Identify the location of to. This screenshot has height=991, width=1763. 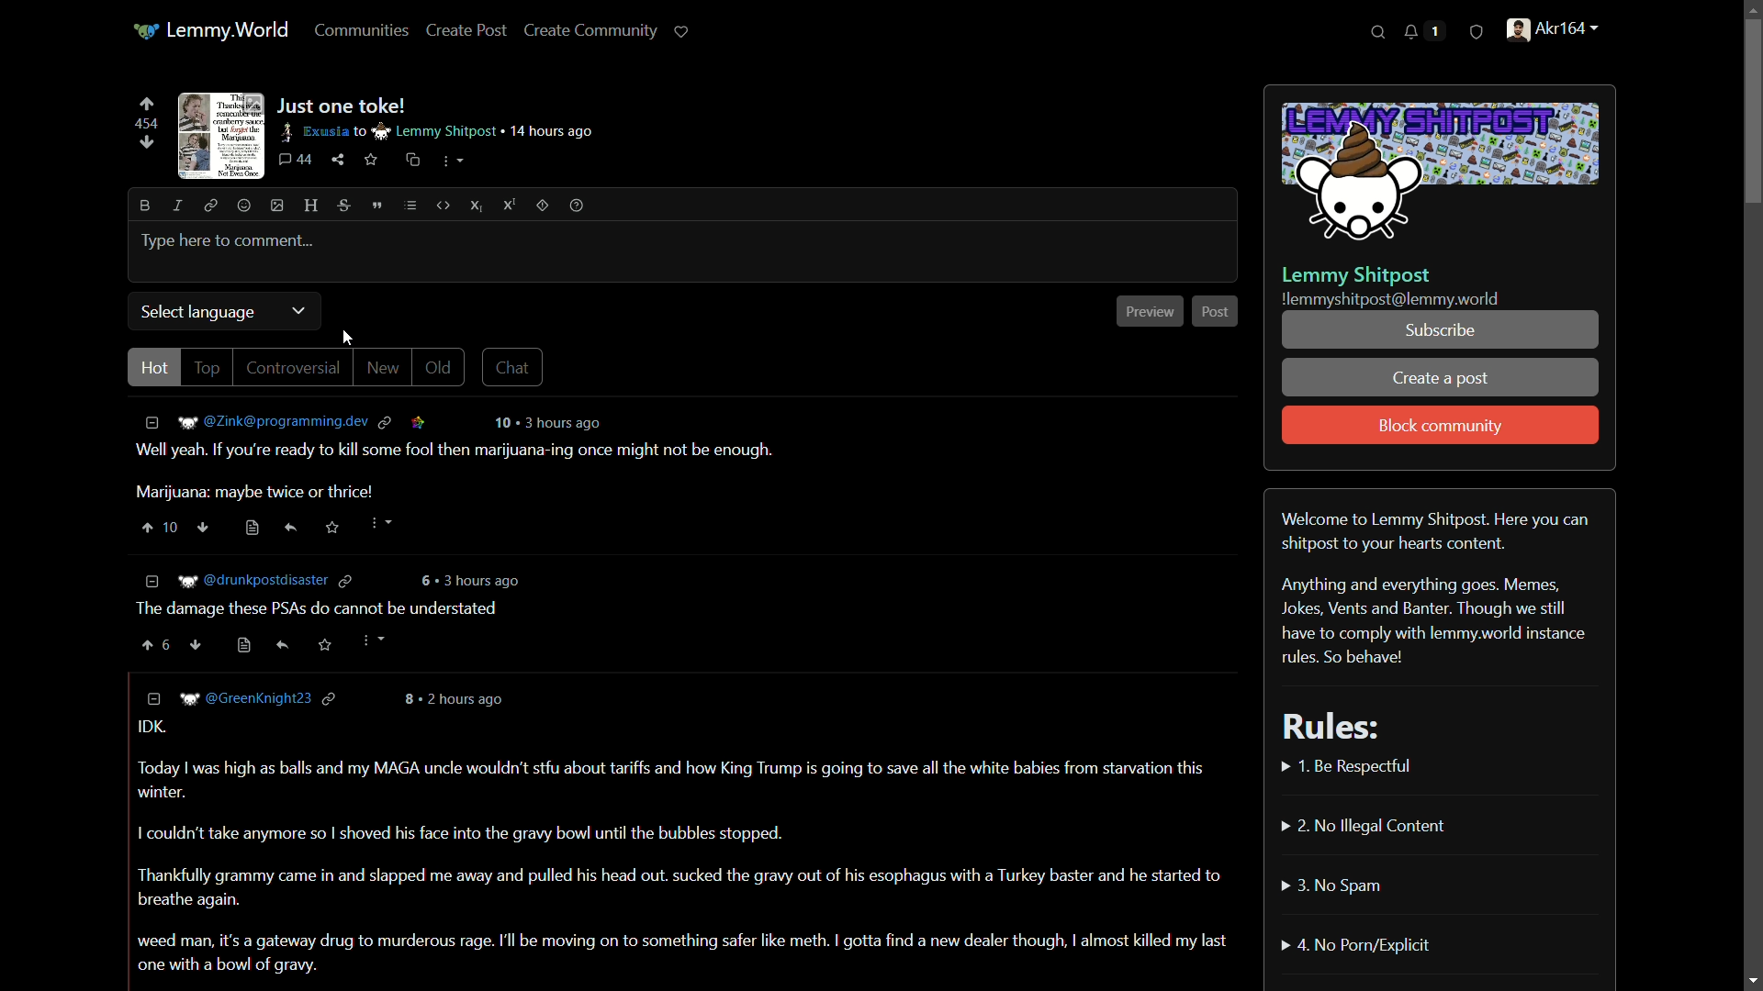
(360, 132).